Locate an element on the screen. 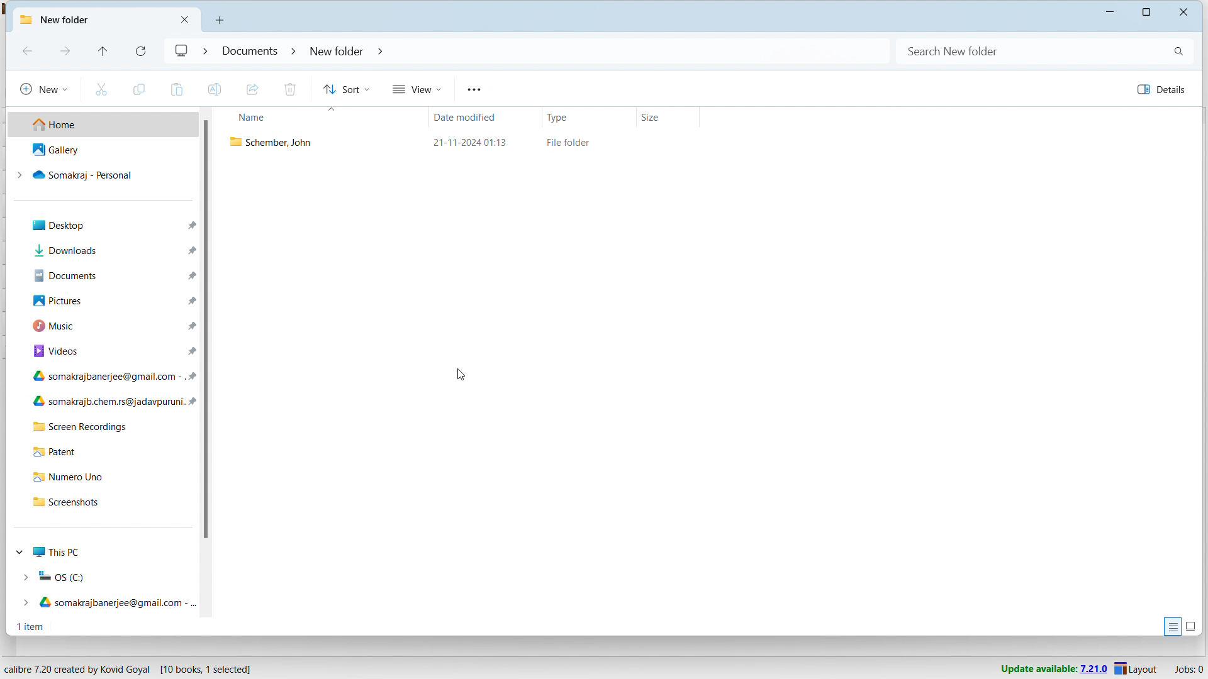 This screenshot has width=1208, height=679. documents is located at coordinates (111, 273).